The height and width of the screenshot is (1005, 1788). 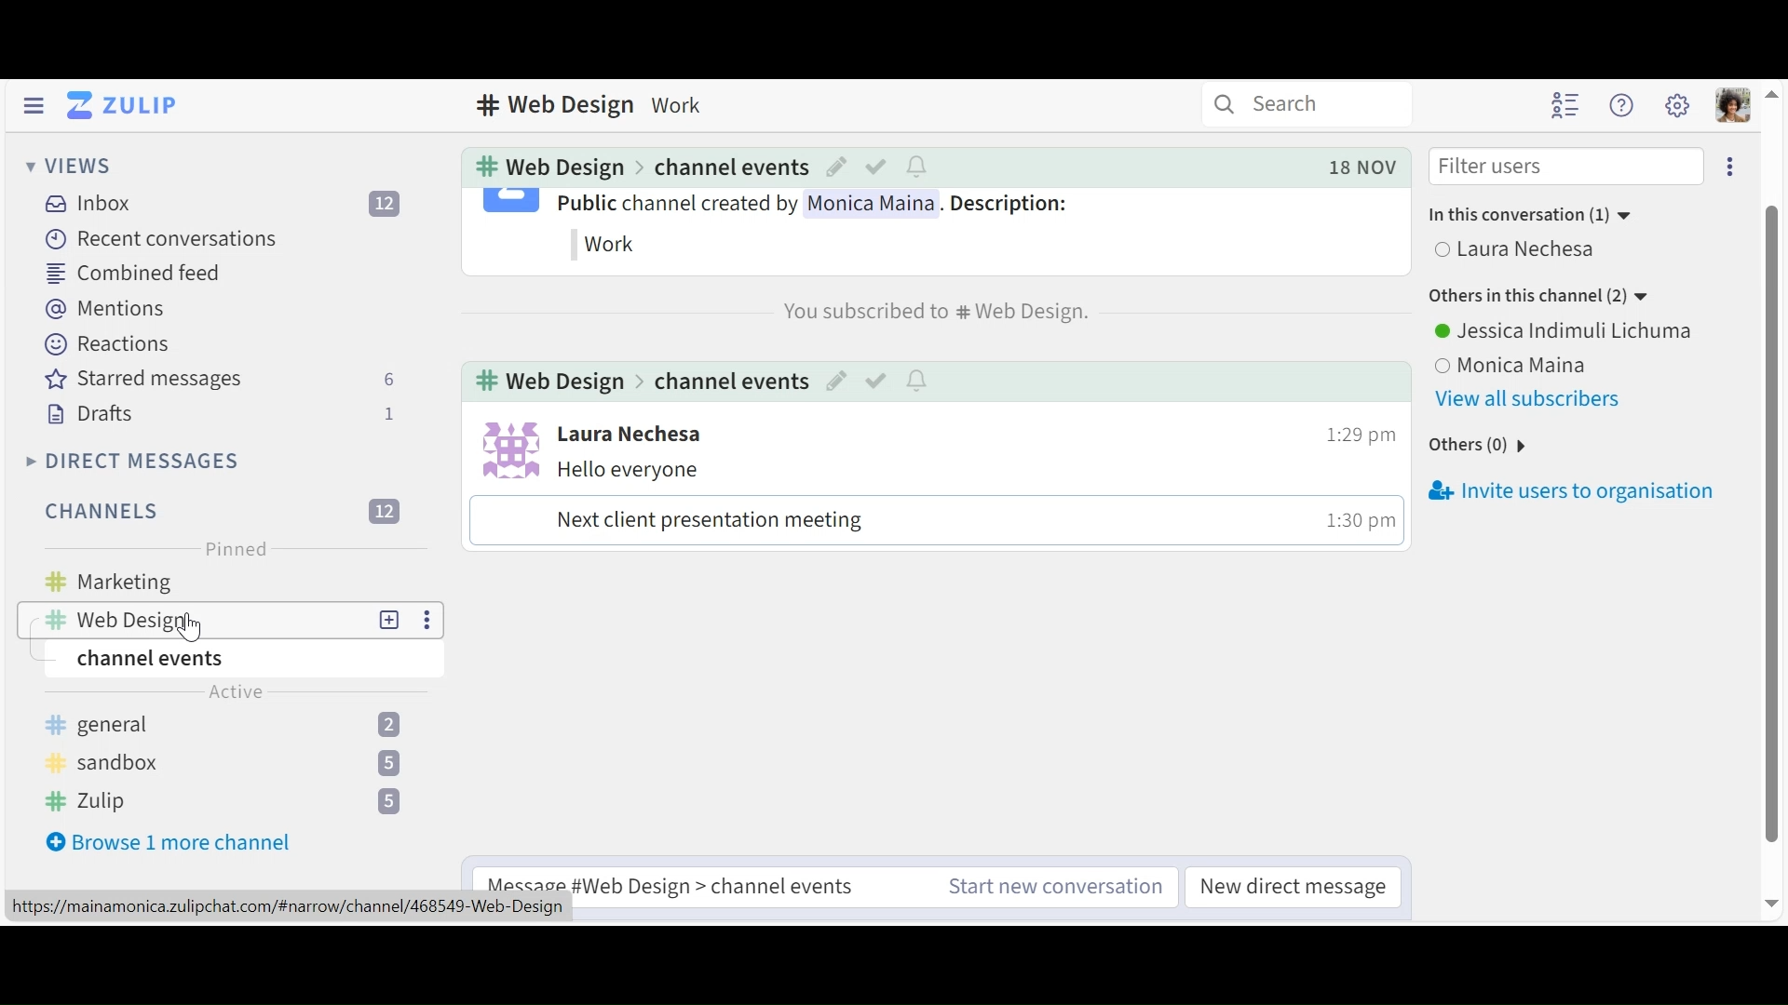 What do you see at coordinates (1733, 102) in the screenshot?
I see `Personal menu` at bounding box center [1733, 102].